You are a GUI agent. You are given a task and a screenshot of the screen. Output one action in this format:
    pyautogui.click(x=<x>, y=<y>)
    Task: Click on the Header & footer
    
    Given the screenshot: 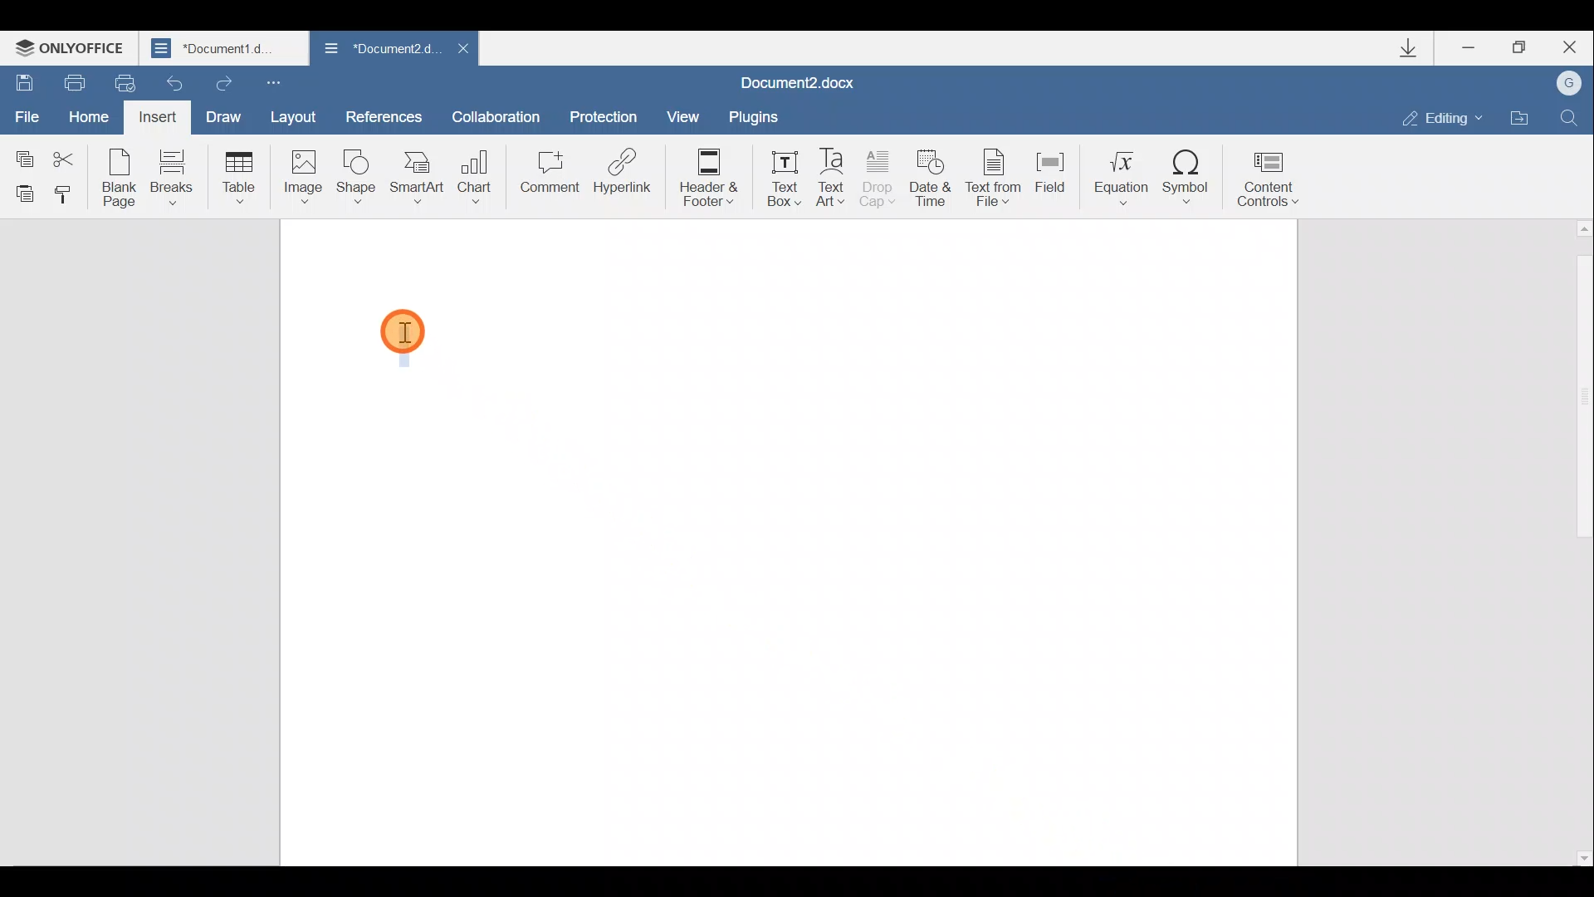 What is the action you would take?
    pyautogui.click(x=714, y=178)
    